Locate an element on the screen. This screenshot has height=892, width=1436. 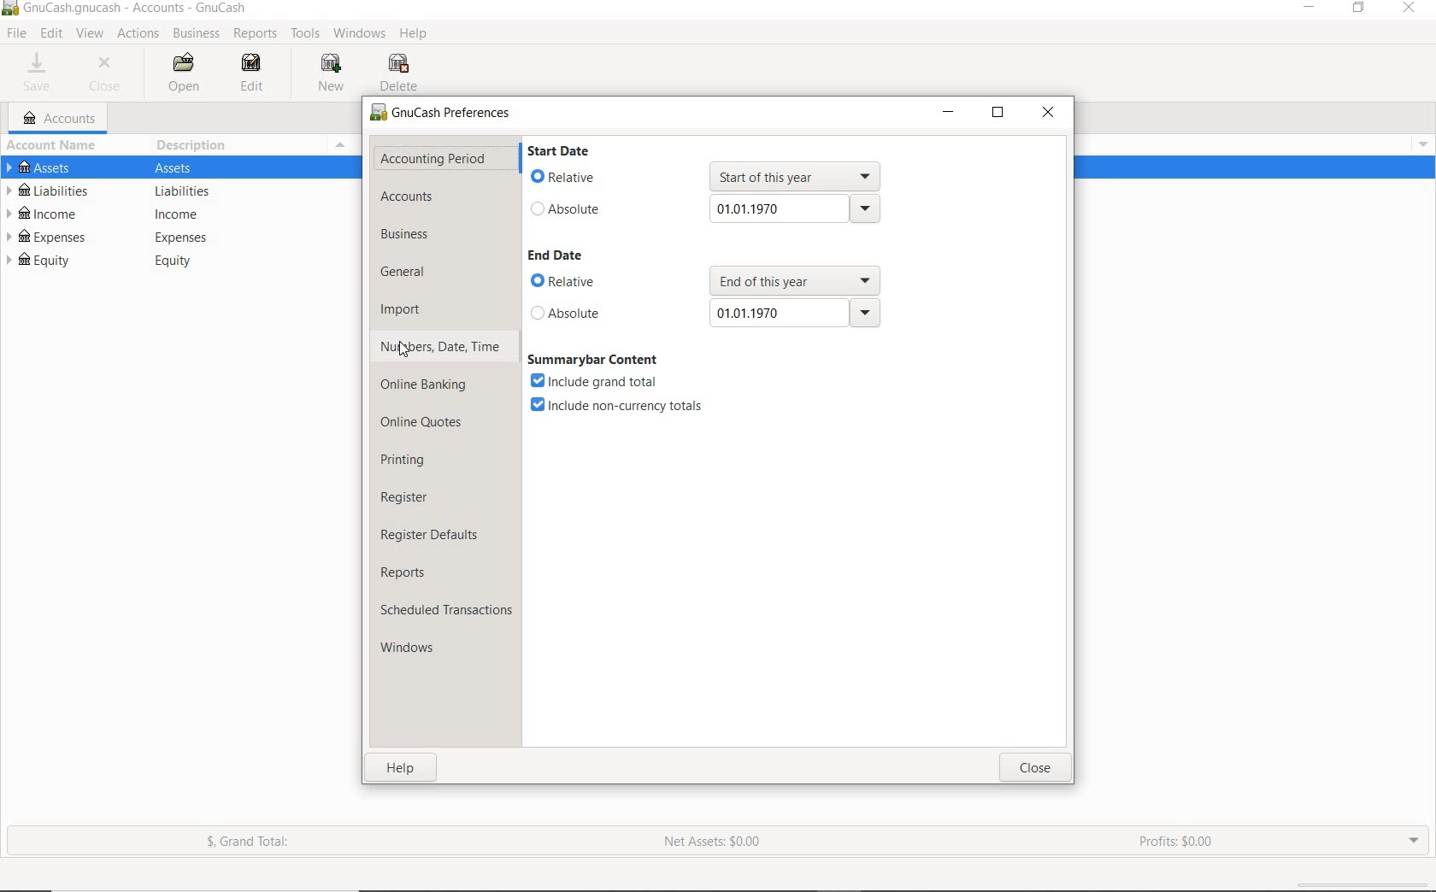
CLOSE is located at coordinates (1047, 114).